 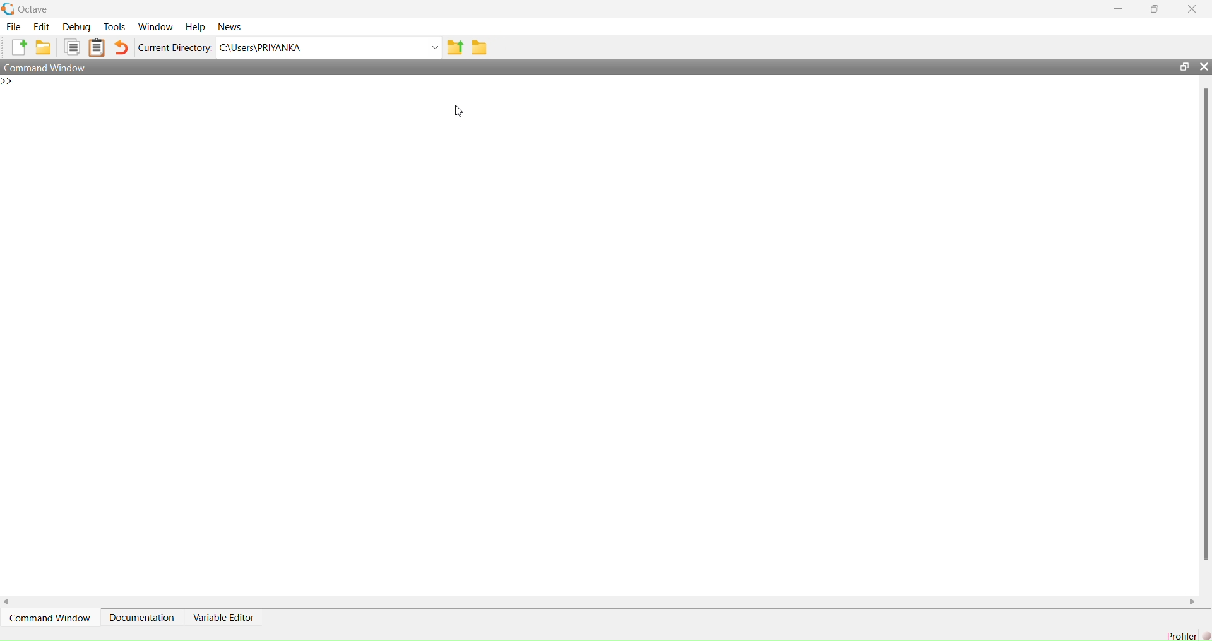 I want to click on add file, so click(x=19, y=47).